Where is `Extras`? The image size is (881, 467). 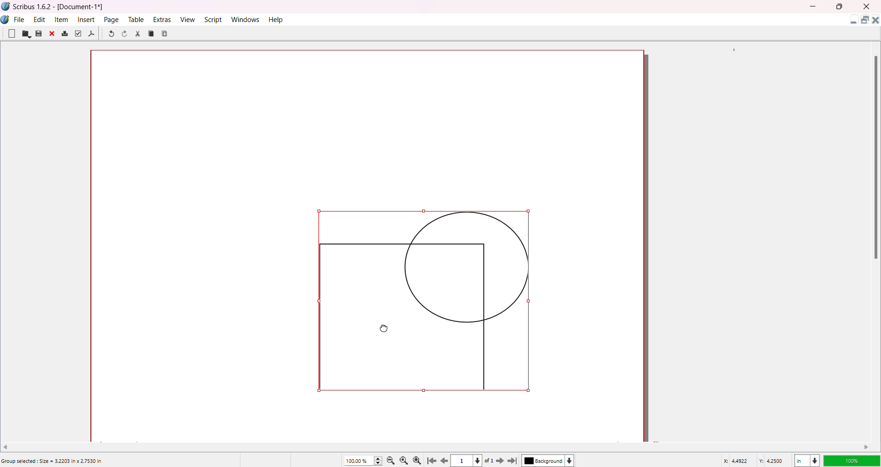 Extras is located at coordinates (162, 19).